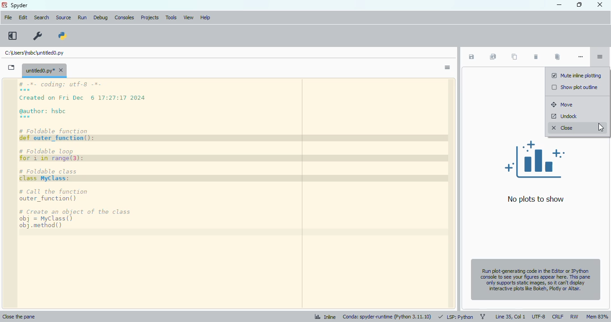  Describe the element at coordinates (44, 70) in the screenshot. I see `untitled0.py` at that location.